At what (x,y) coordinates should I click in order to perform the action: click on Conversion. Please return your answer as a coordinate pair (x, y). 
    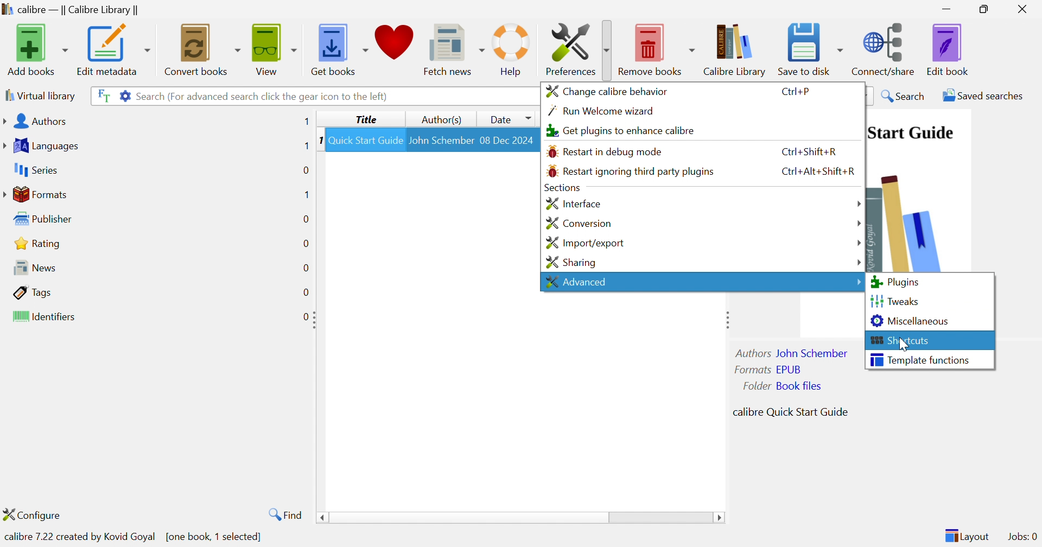
    Looking at the image, I should click on (579, 224).